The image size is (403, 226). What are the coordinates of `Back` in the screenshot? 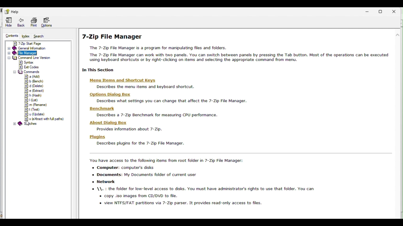 It's located at (21, 23).